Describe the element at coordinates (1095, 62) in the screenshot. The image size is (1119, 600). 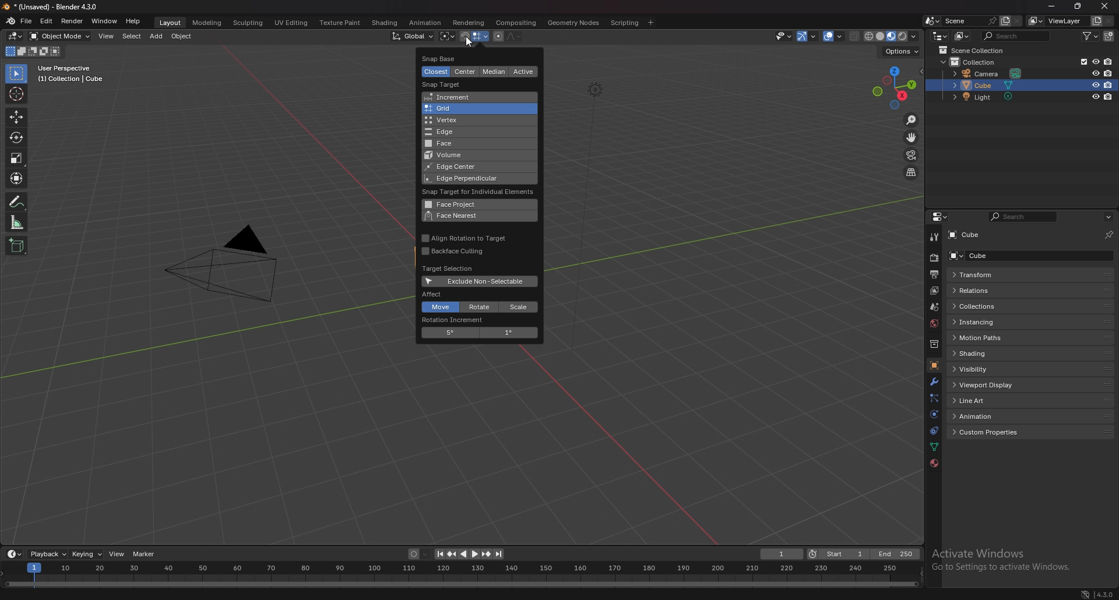
I see `hide in viewport` at that location.